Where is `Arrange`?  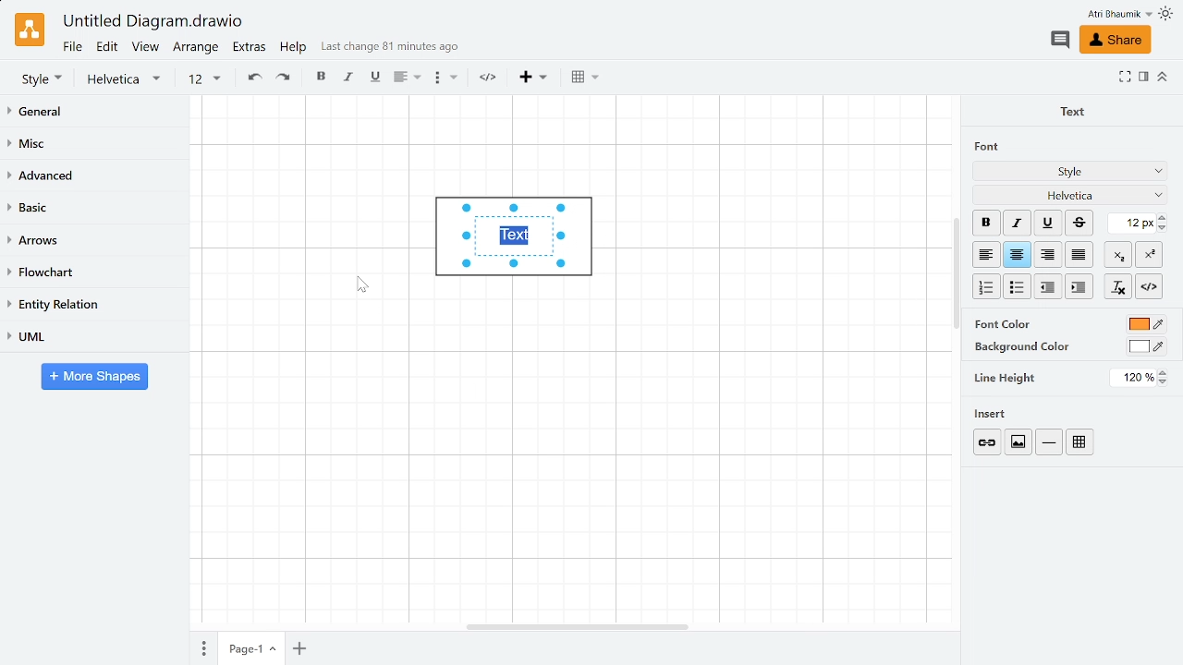
Arrange is located at coordinates (197, 49).